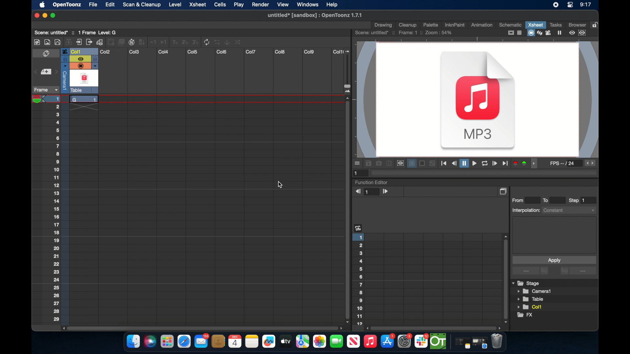 The height and width of the screenshot is (354, 630). Describe the element at coordinates (53, 15) in the screenshot. I see `maximize` at that location.